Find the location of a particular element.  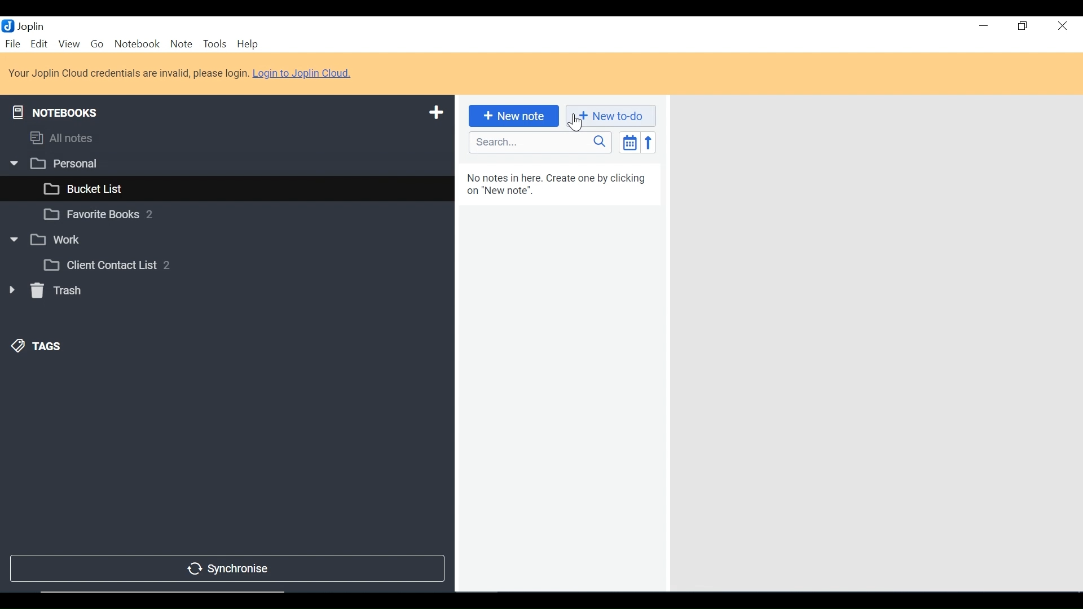

Tools is located at coordinates (215, 45).